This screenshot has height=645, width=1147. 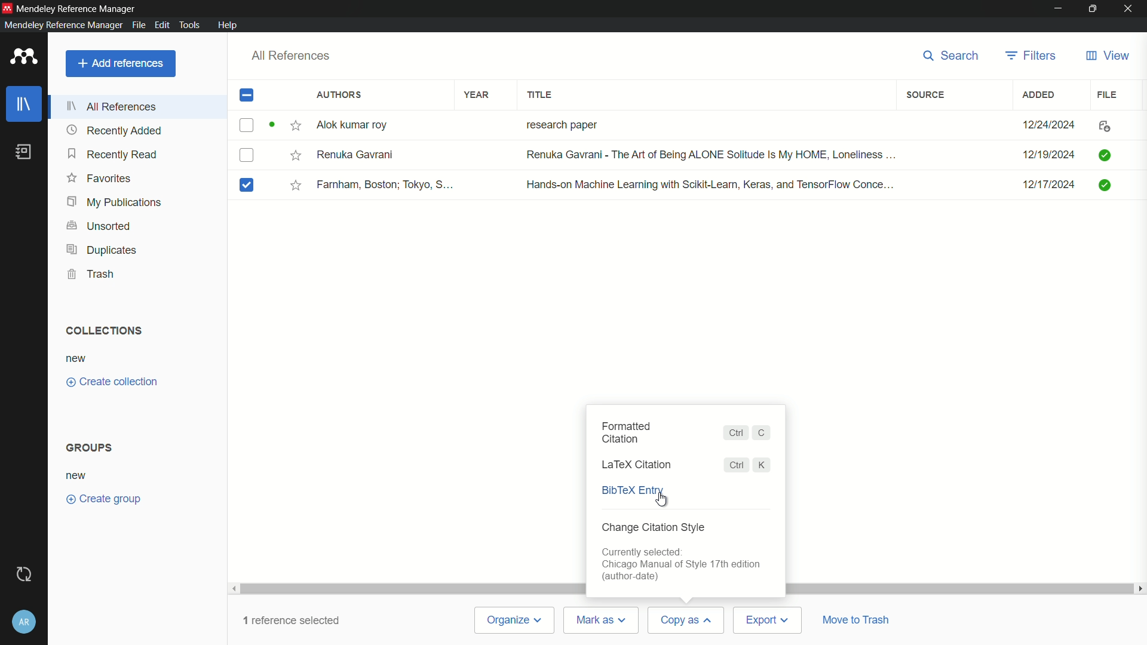 I want to click on tools menu, so click(x=192, y=24).